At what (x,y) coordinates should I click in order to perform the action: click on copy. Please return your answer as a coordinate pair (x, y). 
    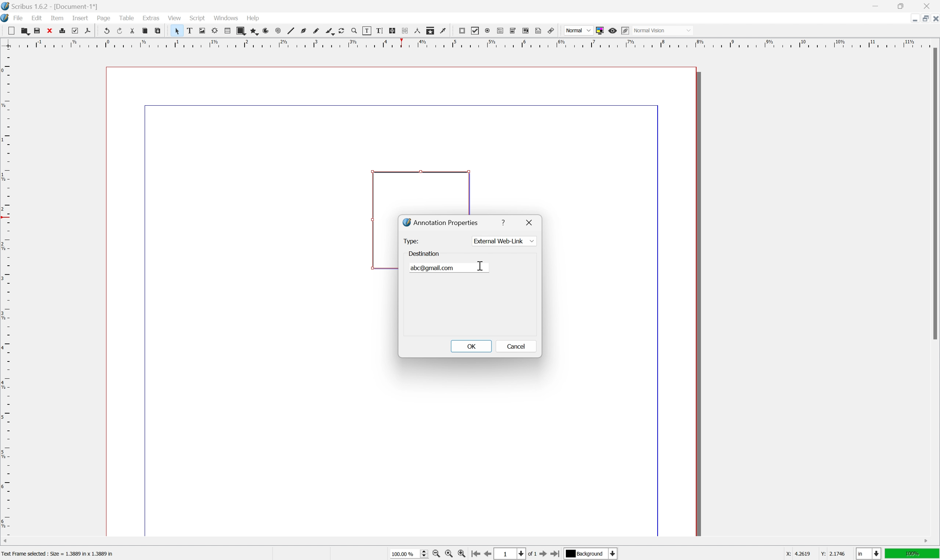
    Looking at the image, I should click on (145, 31).